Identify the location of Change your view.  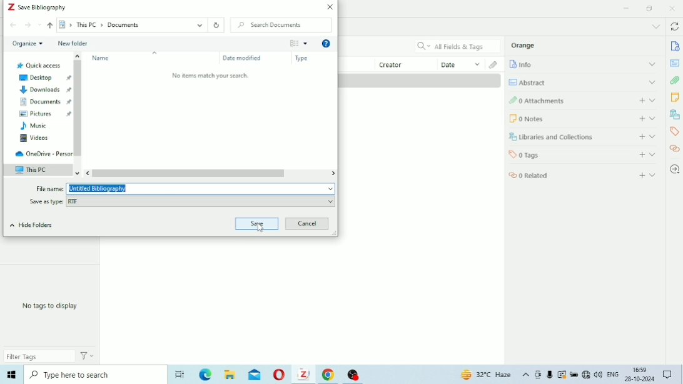
(294, 43).